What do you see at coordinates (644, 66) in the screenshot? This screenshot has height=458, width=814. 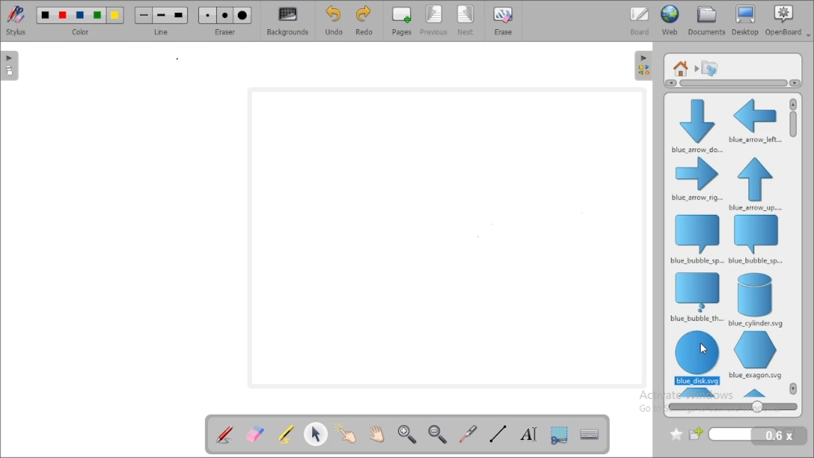 I see `sidebar settings` at bounding box center [644, 66].